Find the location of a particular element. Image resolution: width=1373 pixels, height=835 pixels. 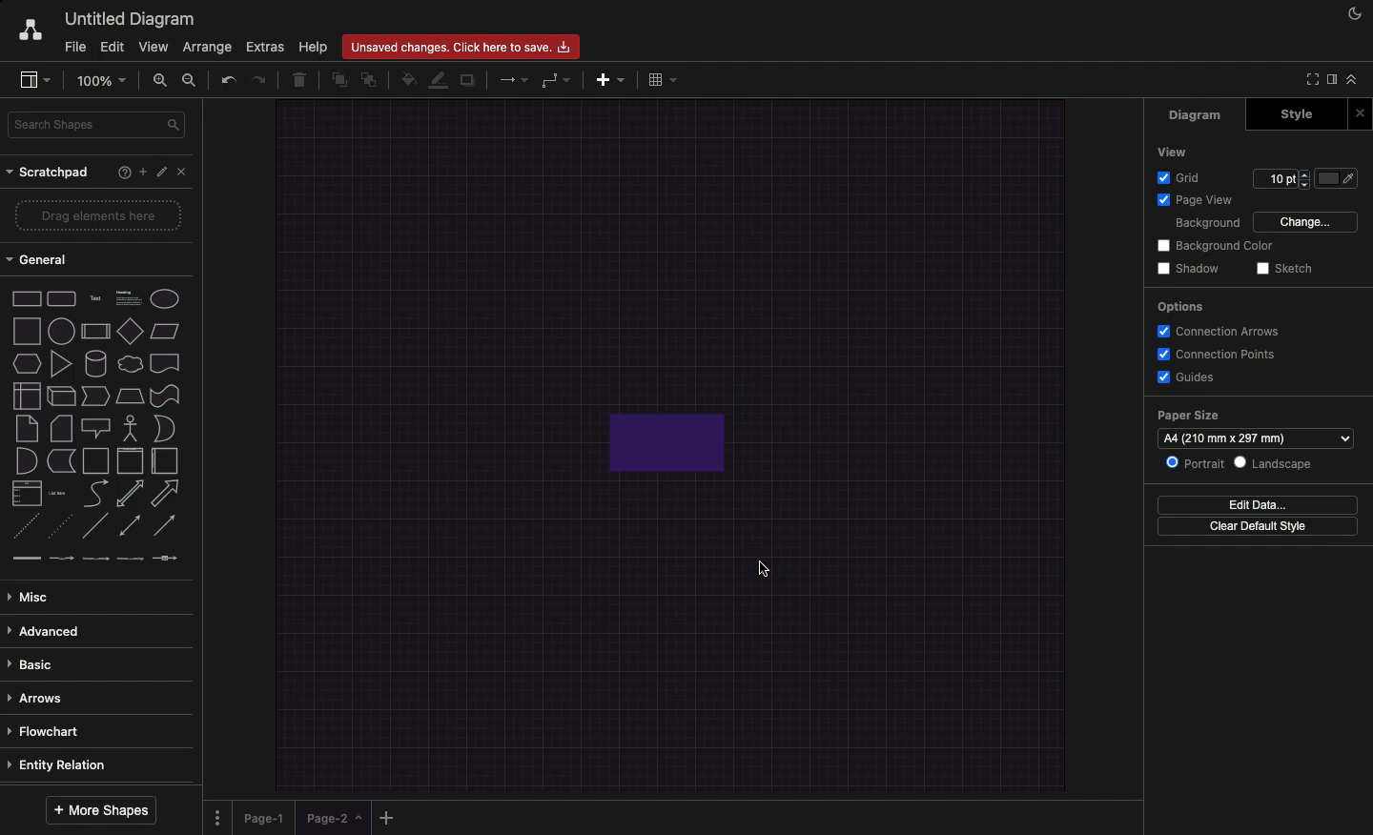

Edit data is located at coordinates (1258, 503).